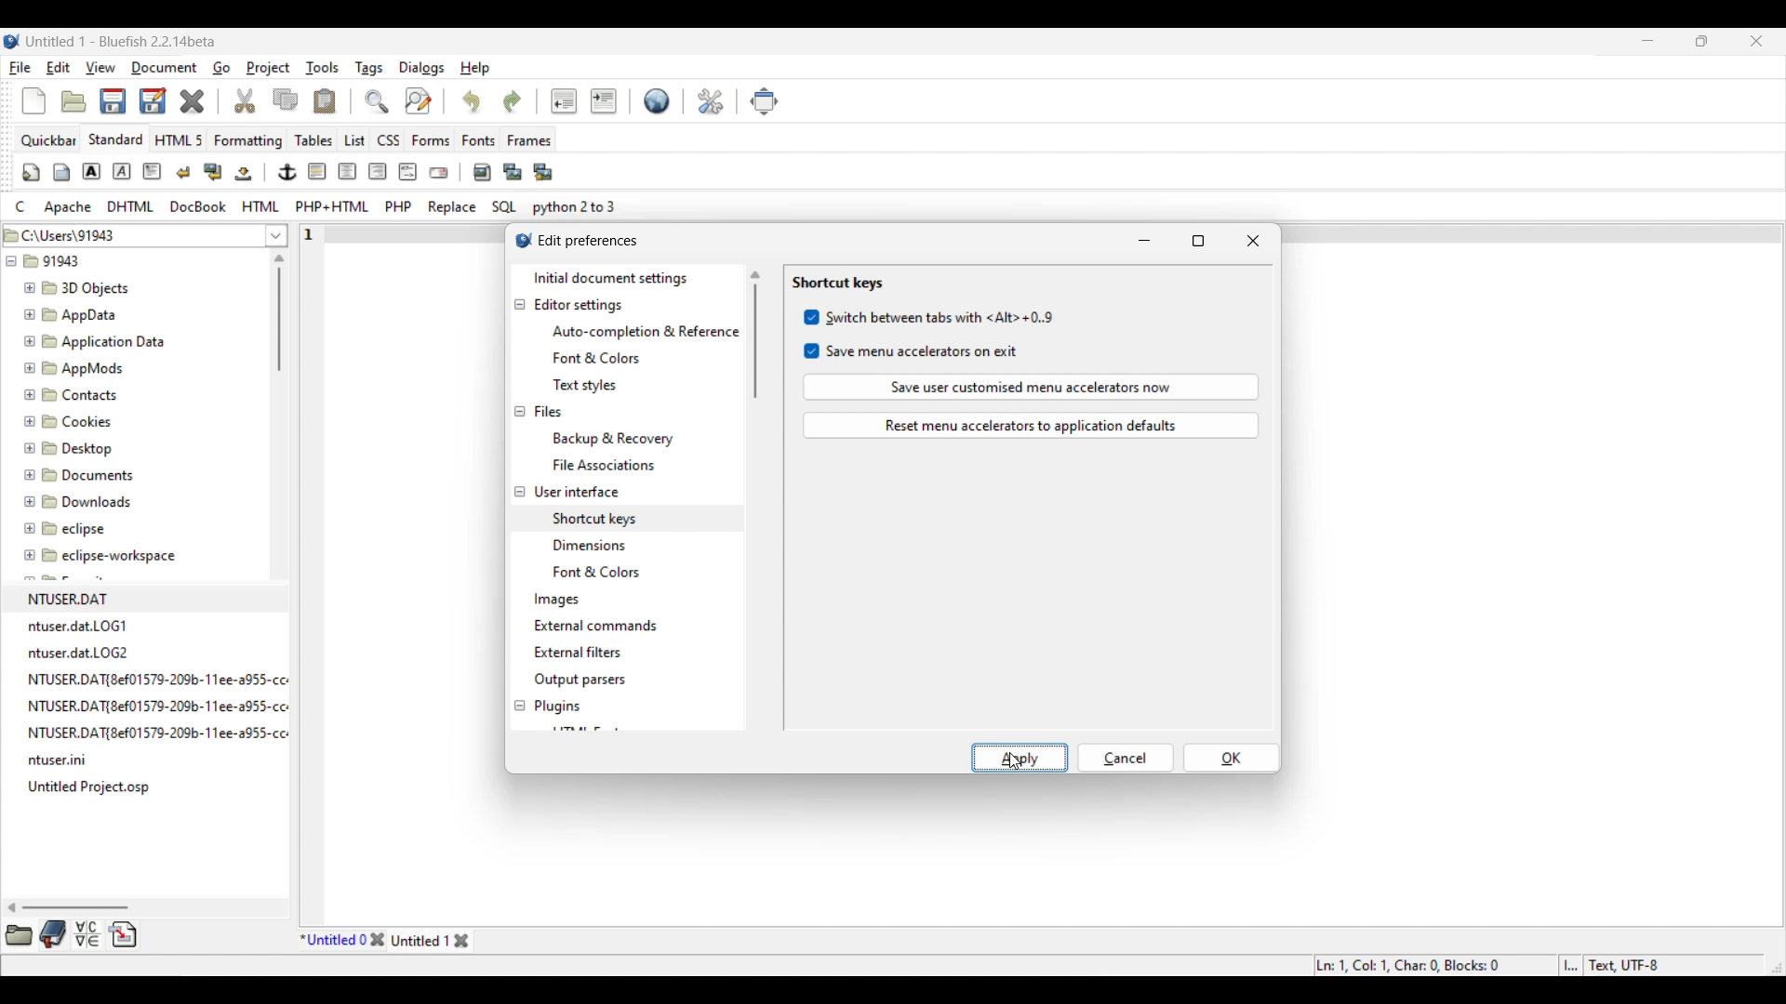  Describe the element at coordinates (471, 100) in the screenshot. I see `Undo` at that location.